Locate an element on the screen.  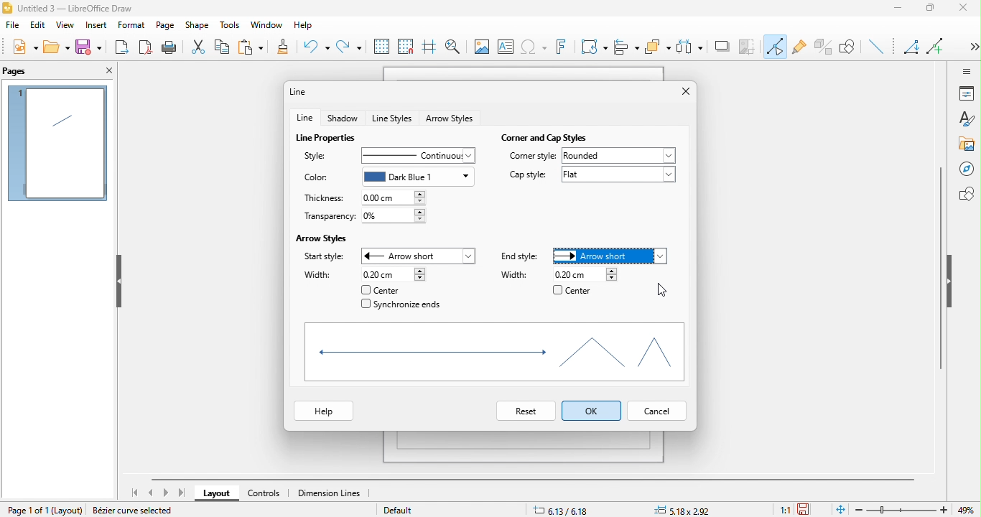
toggle extrusion is located at coordinates (824, 46).